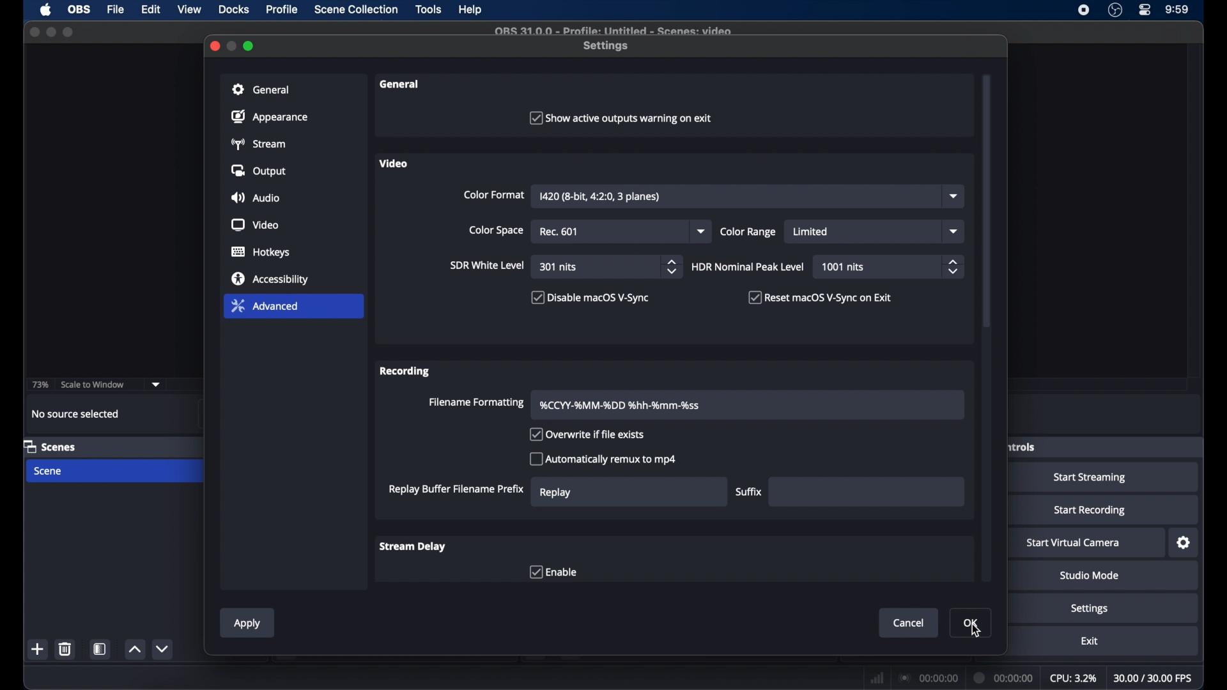 This screenshot has width=1227, height=690. Describe the element at coordinates (50, 446) in the screenshot. I see `scenes` at that location.